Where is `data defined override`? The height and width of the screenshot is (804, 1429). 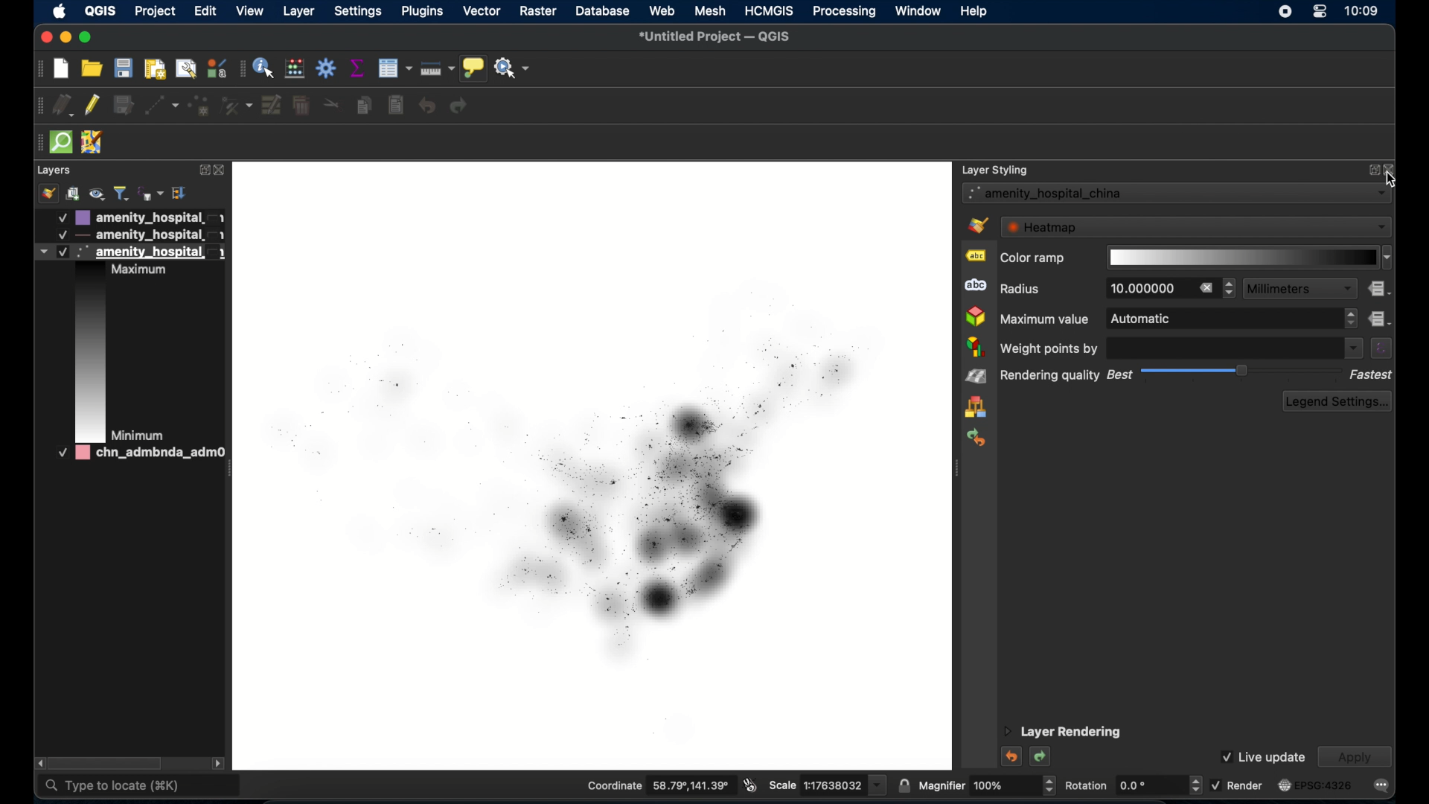 data defined override is located at coordinates (1380, 319).